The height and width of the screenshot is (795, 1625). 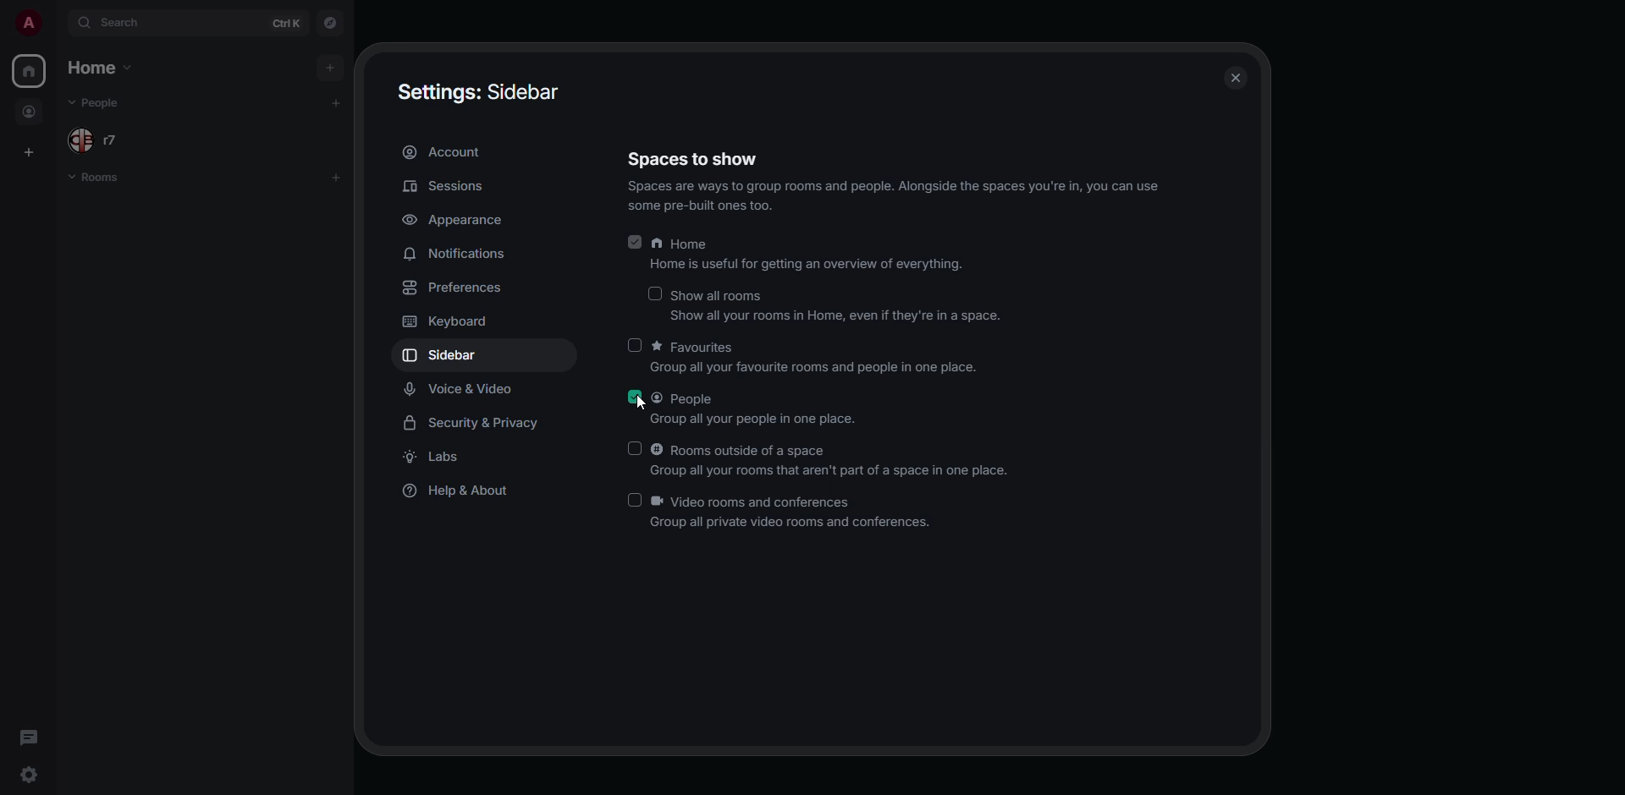 I want to click on keyboard, so click(x=443, y=323).